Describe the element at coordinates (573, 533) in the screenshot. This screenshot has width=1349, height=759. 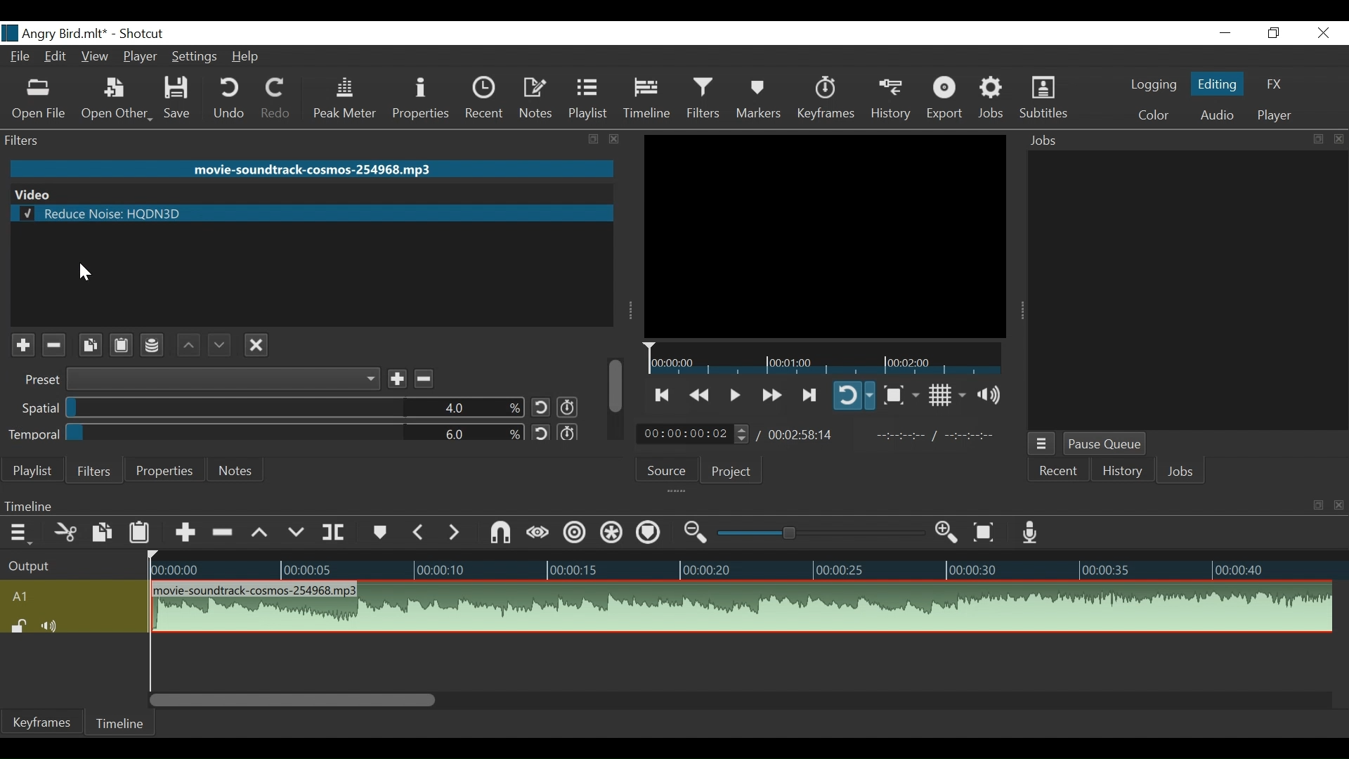
I see `Ripple ` at that location.